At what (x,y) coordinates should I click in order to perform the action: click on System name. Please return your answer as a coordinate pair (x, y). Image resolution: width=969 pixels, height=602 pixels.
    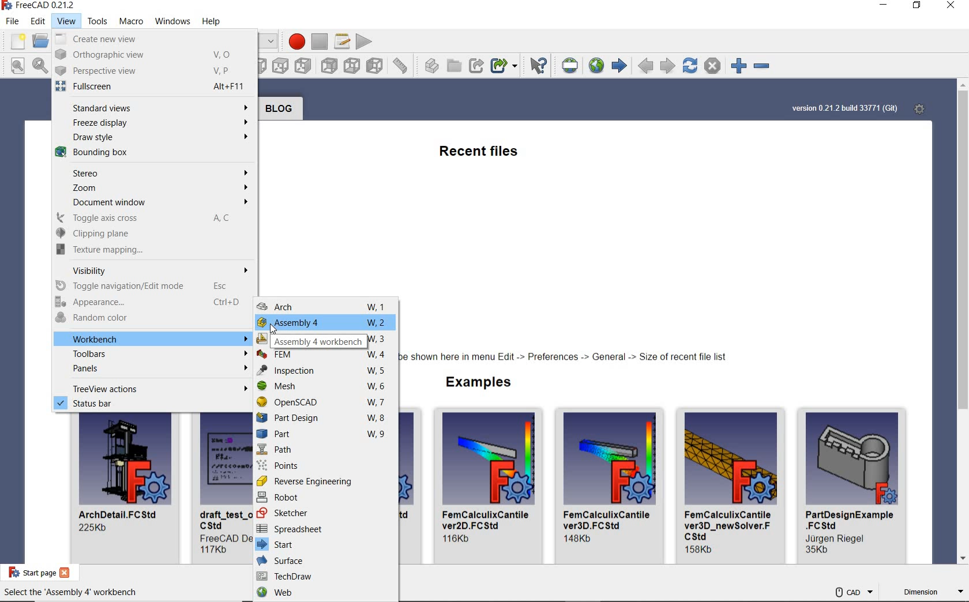
    Looking at the image, I should click on (39, 7).